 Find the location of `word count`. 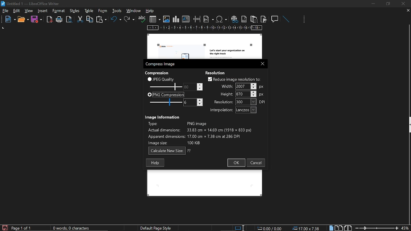

word count is located at coordinates (74, 228).